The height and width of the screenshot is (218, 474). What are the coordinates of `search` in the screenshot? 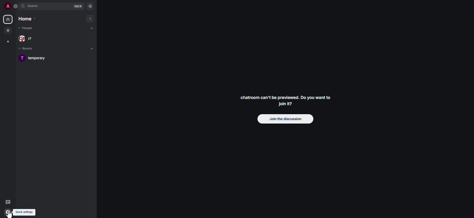 It's located at (32, 7).